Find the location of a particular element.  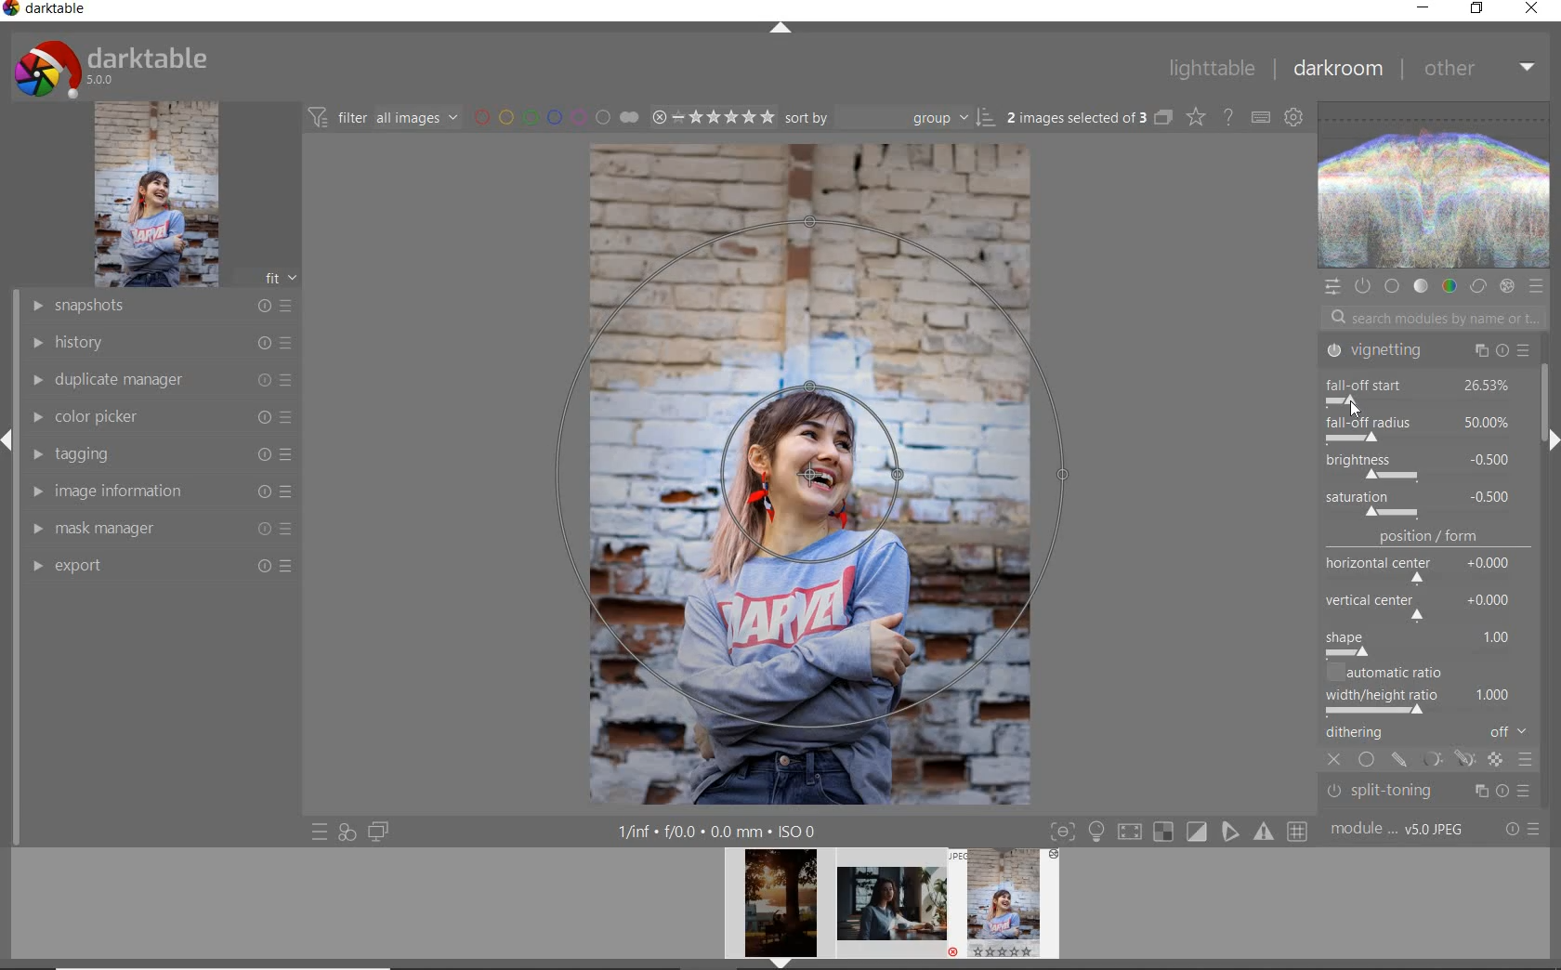

OTHER is located at coordinates (1479, 68).